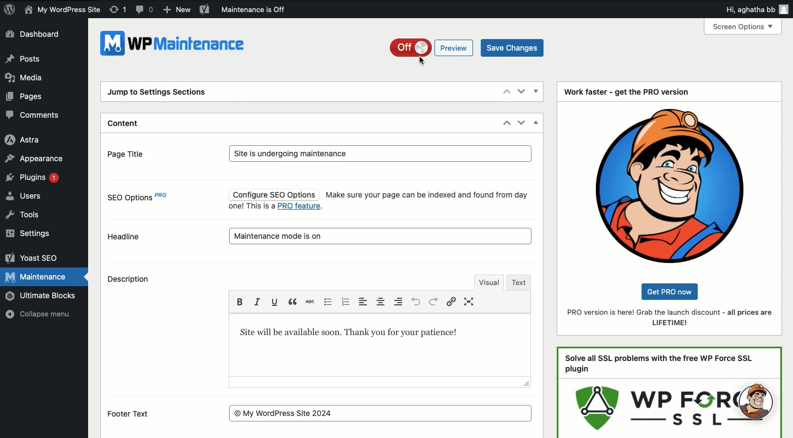 The height and width of the screenshot is (438, 793). I want to click on pro feature, so click(301, 207).